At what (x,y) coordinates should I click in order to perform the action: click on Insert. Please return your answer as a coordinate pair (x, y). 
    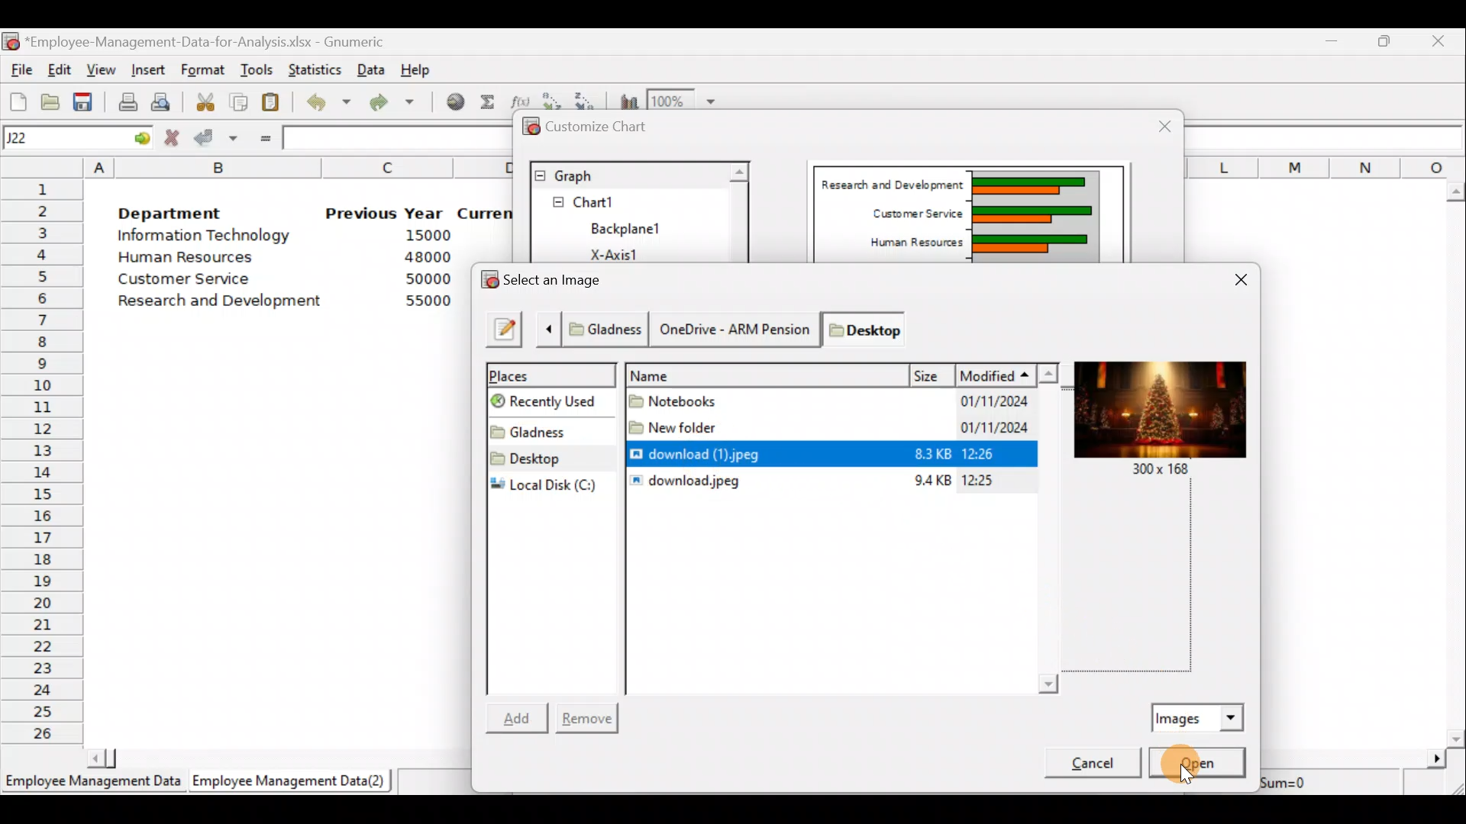
    Looking at the image, I should click on (151, 68).